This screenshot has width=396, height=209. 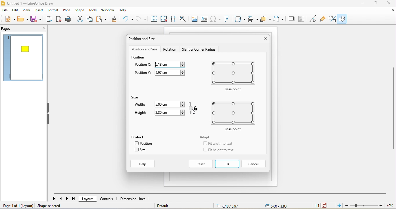 I want to click on maximize, so click(x=375, y=4).